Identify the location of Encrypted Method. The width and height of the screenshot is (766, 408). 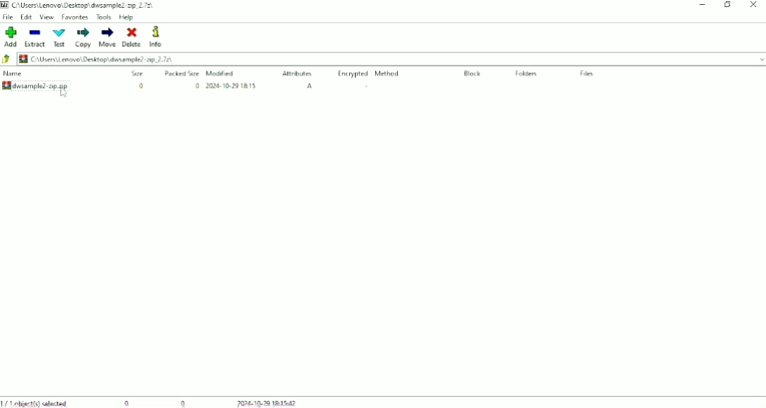
(369, 74).